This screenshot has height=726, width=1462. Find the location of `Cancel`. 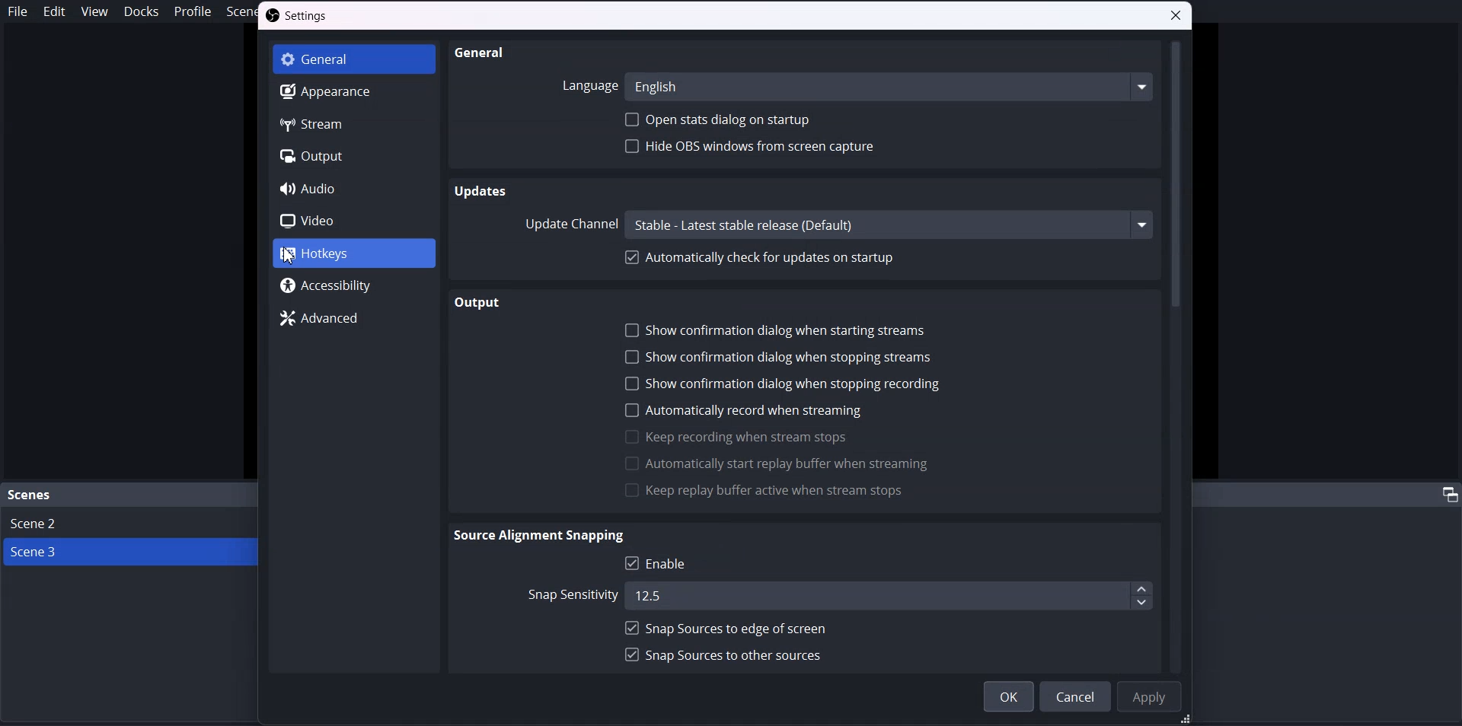

Cancel is located at coordinates (1075, 696).